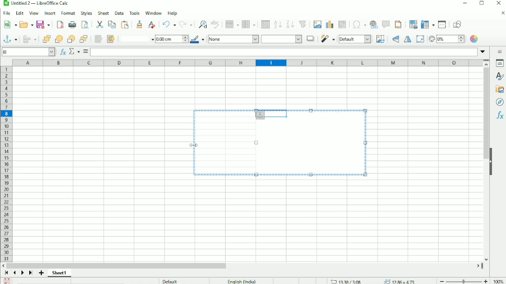  Describe the element at coordinates (198, 39) in the screenshot. I see `Line color` at that location.